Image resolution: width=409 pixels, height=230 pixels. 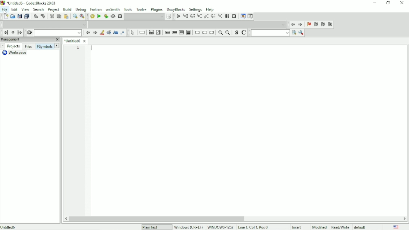 What do you see at coordinates (67, 9) in the screenshot?
I see `Build` at bounding box center [67, 9].